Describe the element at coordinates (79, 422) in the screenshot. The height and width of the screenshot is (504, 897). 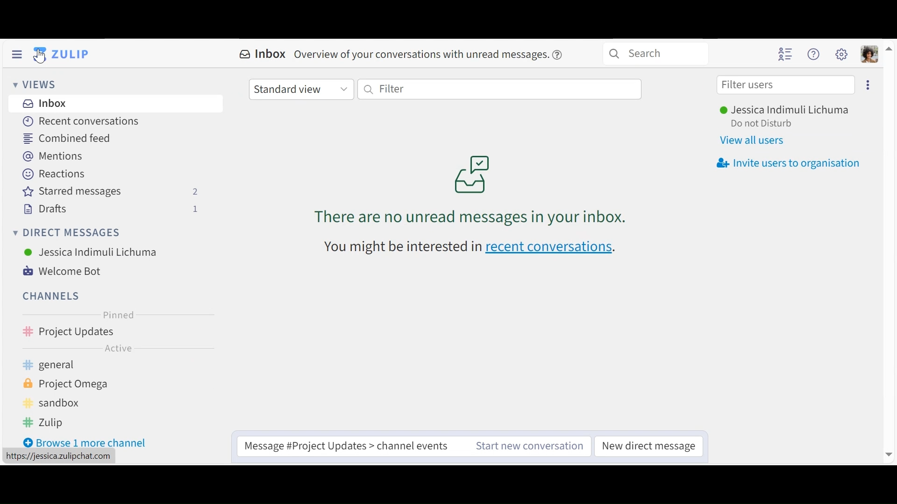
I see `Zulip` at that location.